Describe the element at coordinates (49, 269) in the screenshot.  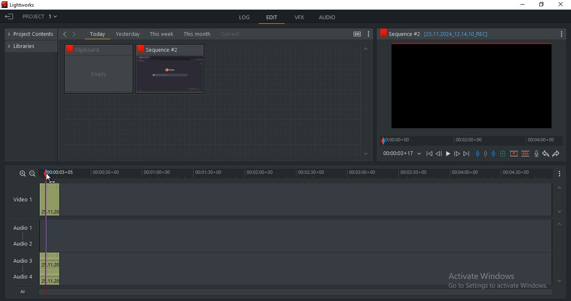
I see `audio` at that location.